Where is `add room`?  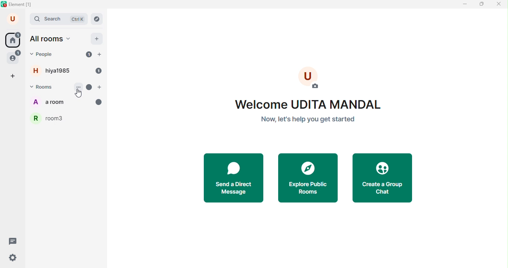
add room is located at coordinates (100, 88).